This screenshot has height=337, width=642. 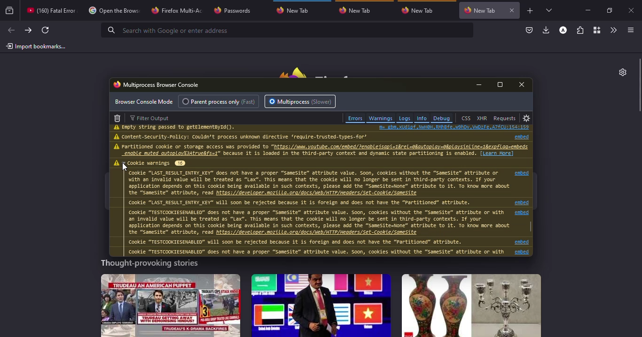 What do you see at coordinates (144, 101) in the screenshot?
I see `browser console mode` at bounding box center [144, 101].